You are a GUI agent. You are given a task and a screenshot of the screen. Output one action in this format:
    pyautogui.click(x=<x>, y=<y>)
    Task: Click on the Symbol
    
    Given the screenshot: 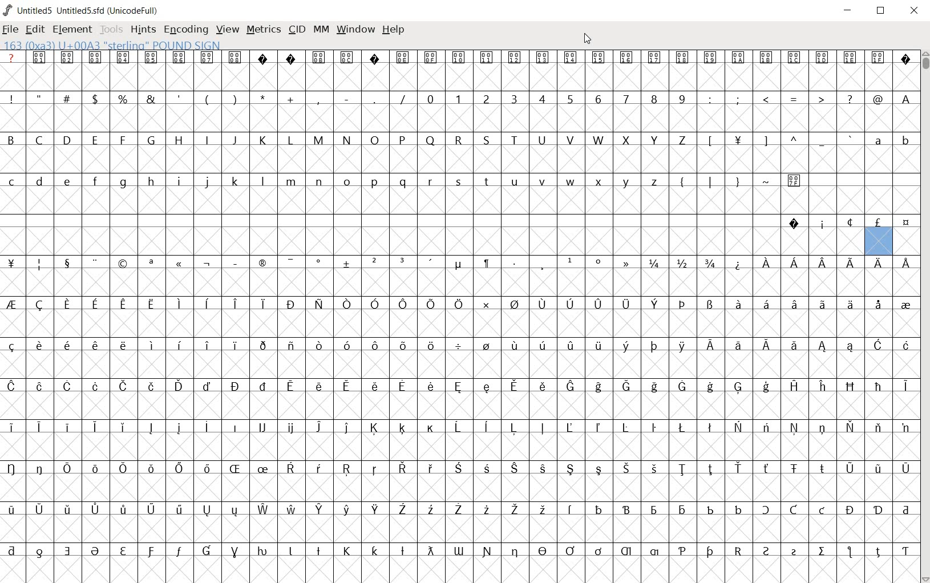 What is the action you would take?
    pyautogui.click(x=600, y=58)
    